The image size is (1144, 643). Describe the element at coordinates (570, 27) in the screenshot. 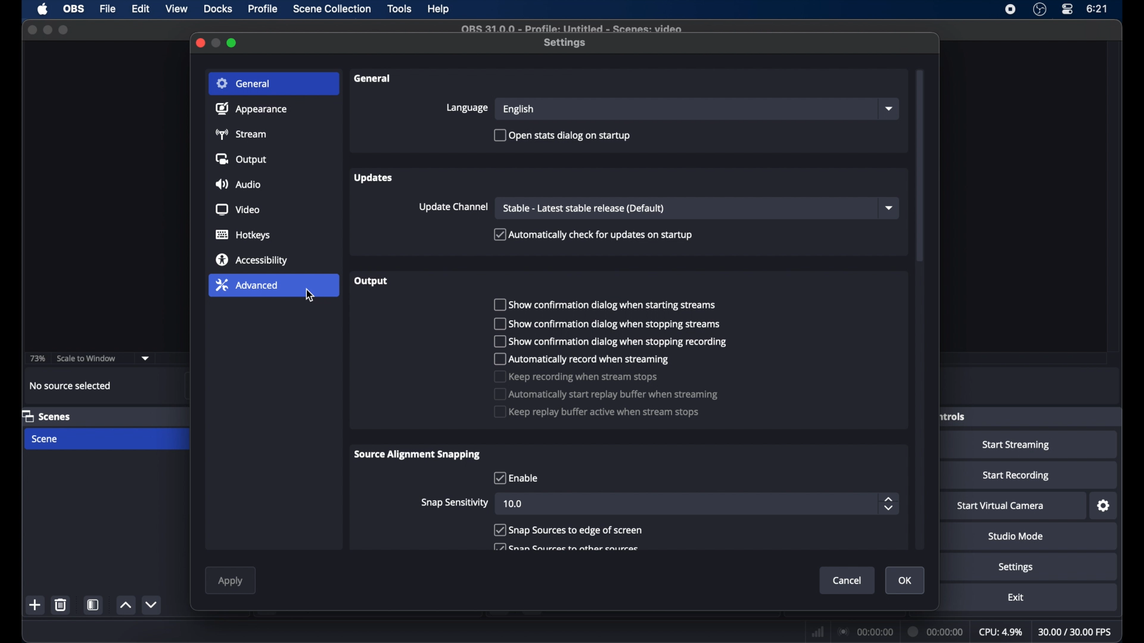

I see `Qe 21 0 0 - Prafile: lintitled = Cranac: iden` at that location.